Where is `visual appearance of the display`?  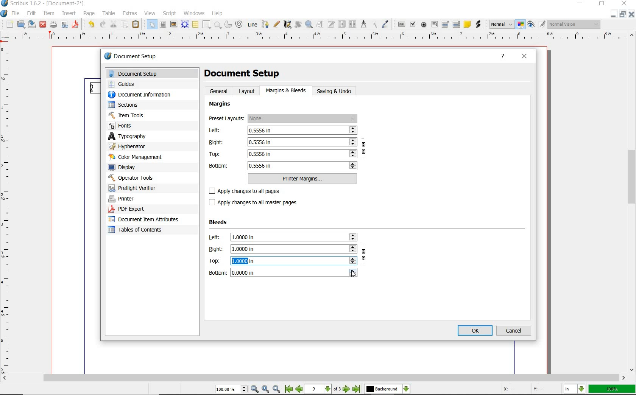
visual appearance of the display is located at coordinates (575, 24).